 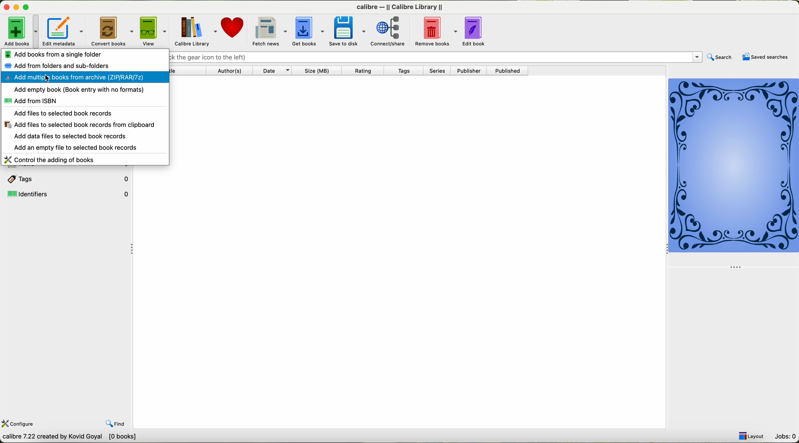 What do you see at coordinates (234, 29) in the screenshot?
I see `donate` at bounding box center [234, 29].